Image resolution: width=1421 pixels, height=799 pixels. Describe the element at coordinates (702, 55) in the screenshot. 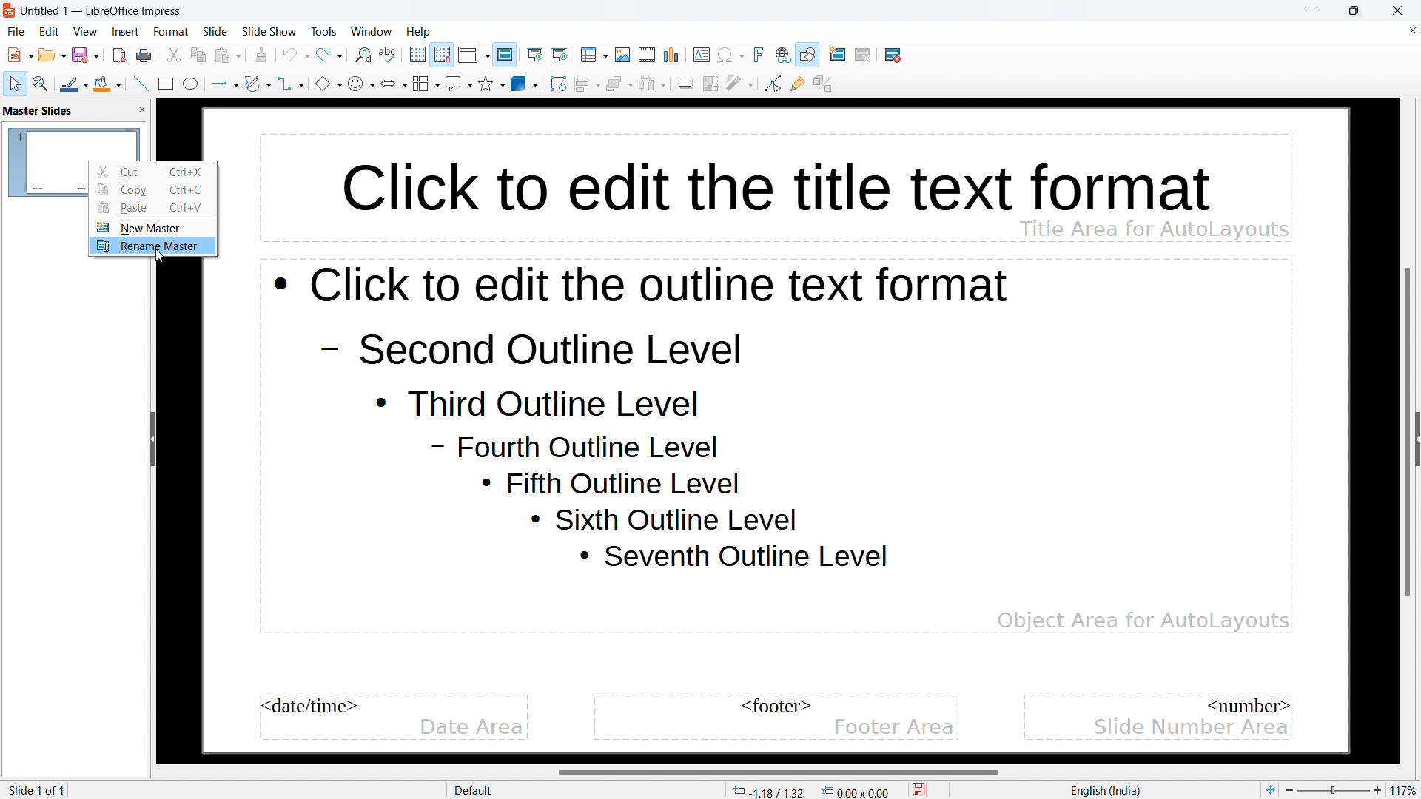

I see `insert textbox` at that location.